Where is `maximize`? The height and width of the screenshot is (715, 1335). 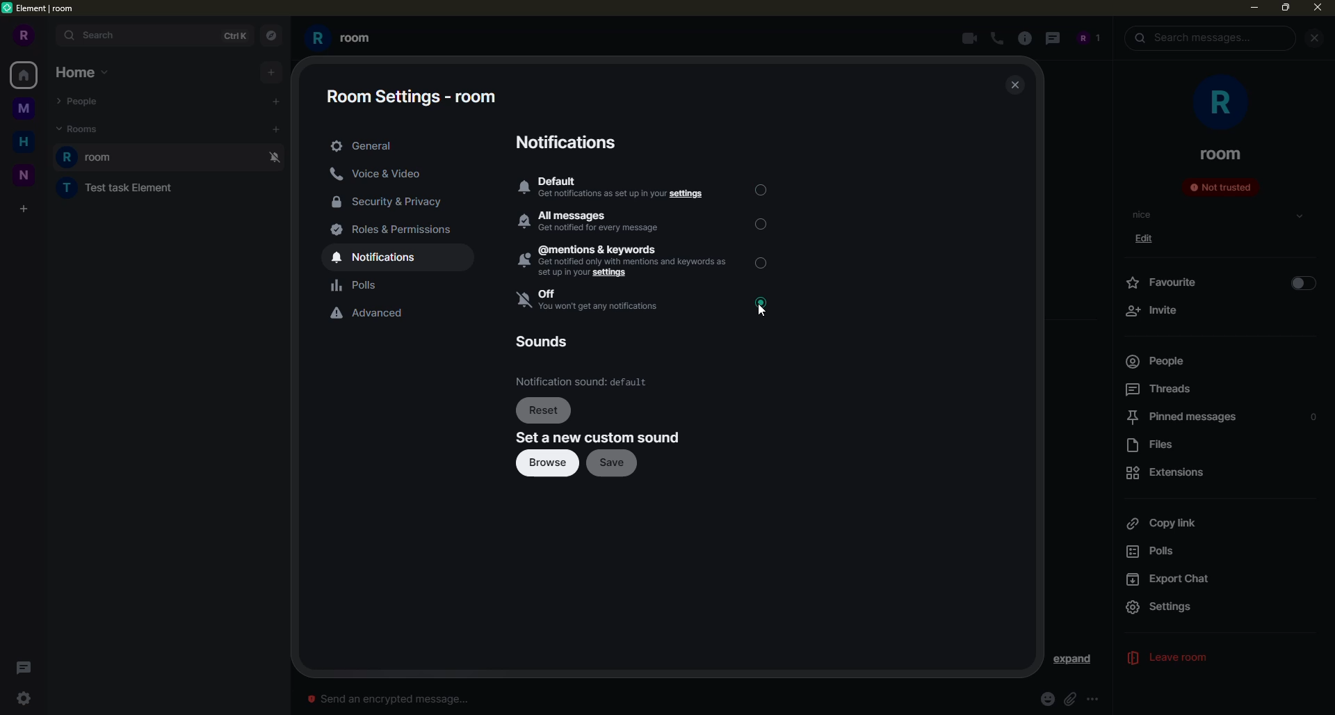 maximize is located at coordinates (1286, 9).